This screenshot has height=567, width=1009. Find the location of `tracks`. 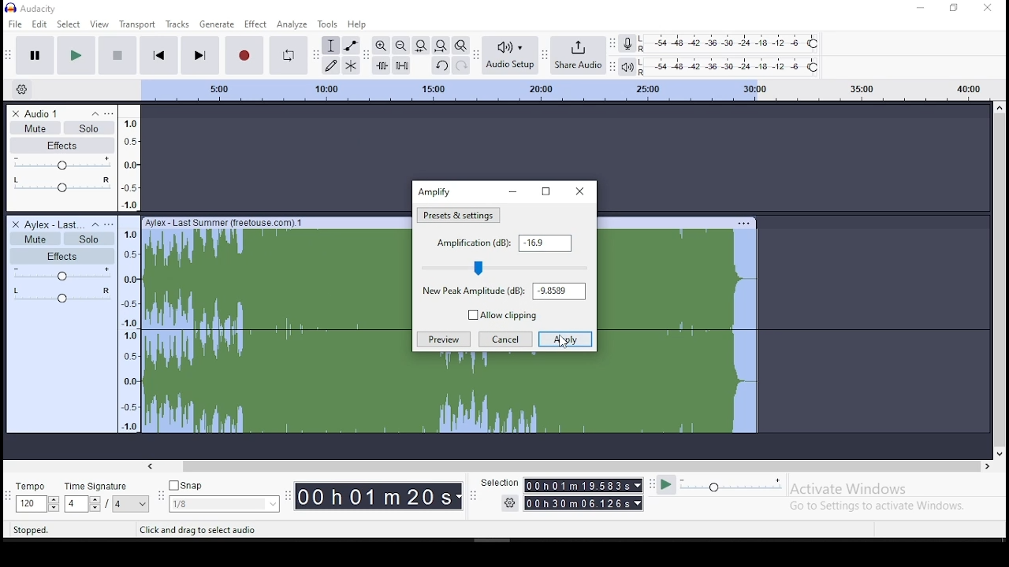

tracks is located at coordinates (178, 24).